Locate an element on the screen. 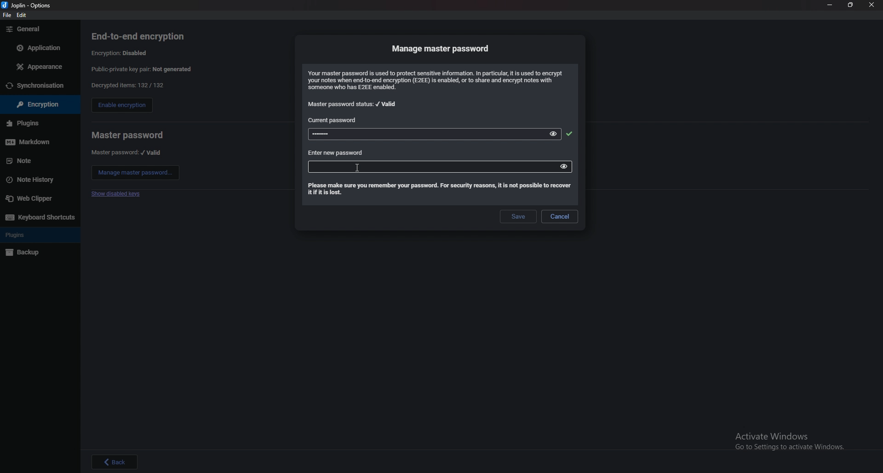  show disabled keys is located at coordinates (118, 194).